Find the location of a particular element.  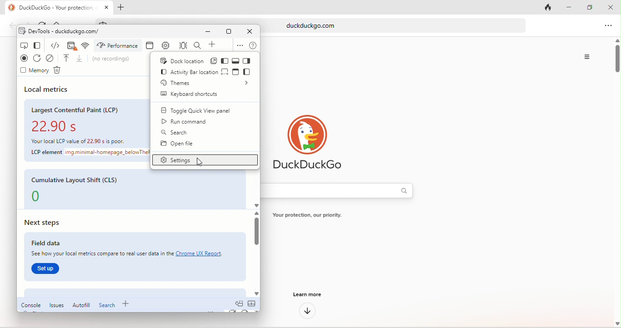

duckduck go is located at coordinates (313, 164).